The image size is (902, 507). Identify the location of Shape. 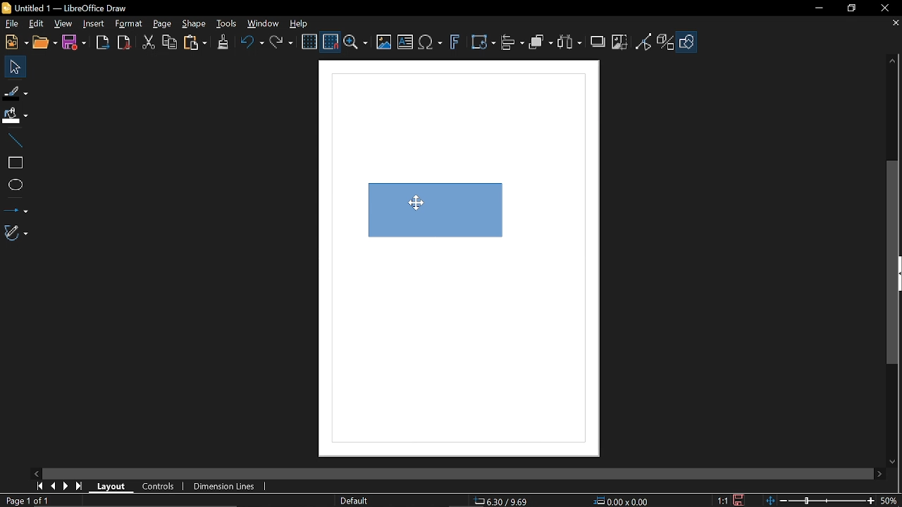
(688, 44).